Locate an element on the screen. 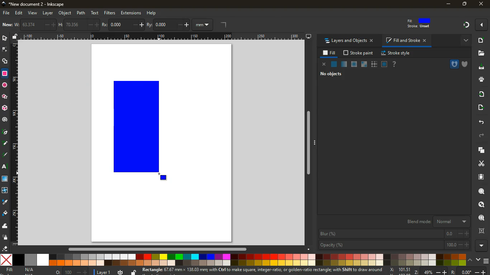 The width and height of the screenshot is (490, 275). time is located at coordinates (121, 272).